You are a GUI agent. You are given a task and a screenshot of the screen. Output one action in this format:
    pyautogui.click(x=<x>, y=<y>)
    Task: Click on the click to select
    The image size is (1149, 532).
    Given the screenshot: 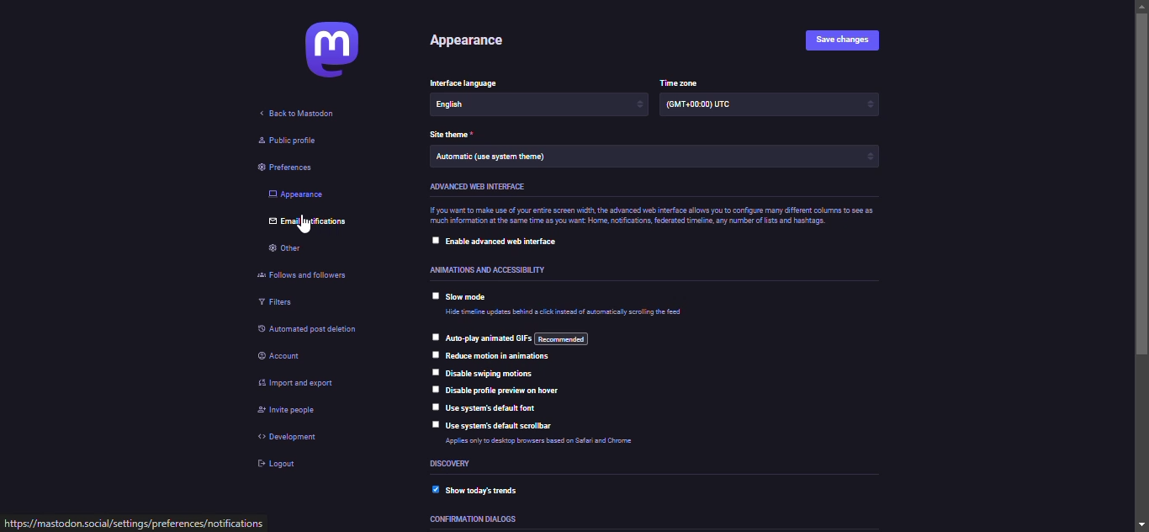 What is the action you would take?
    pyautogui.click(x=432, y=407)
    